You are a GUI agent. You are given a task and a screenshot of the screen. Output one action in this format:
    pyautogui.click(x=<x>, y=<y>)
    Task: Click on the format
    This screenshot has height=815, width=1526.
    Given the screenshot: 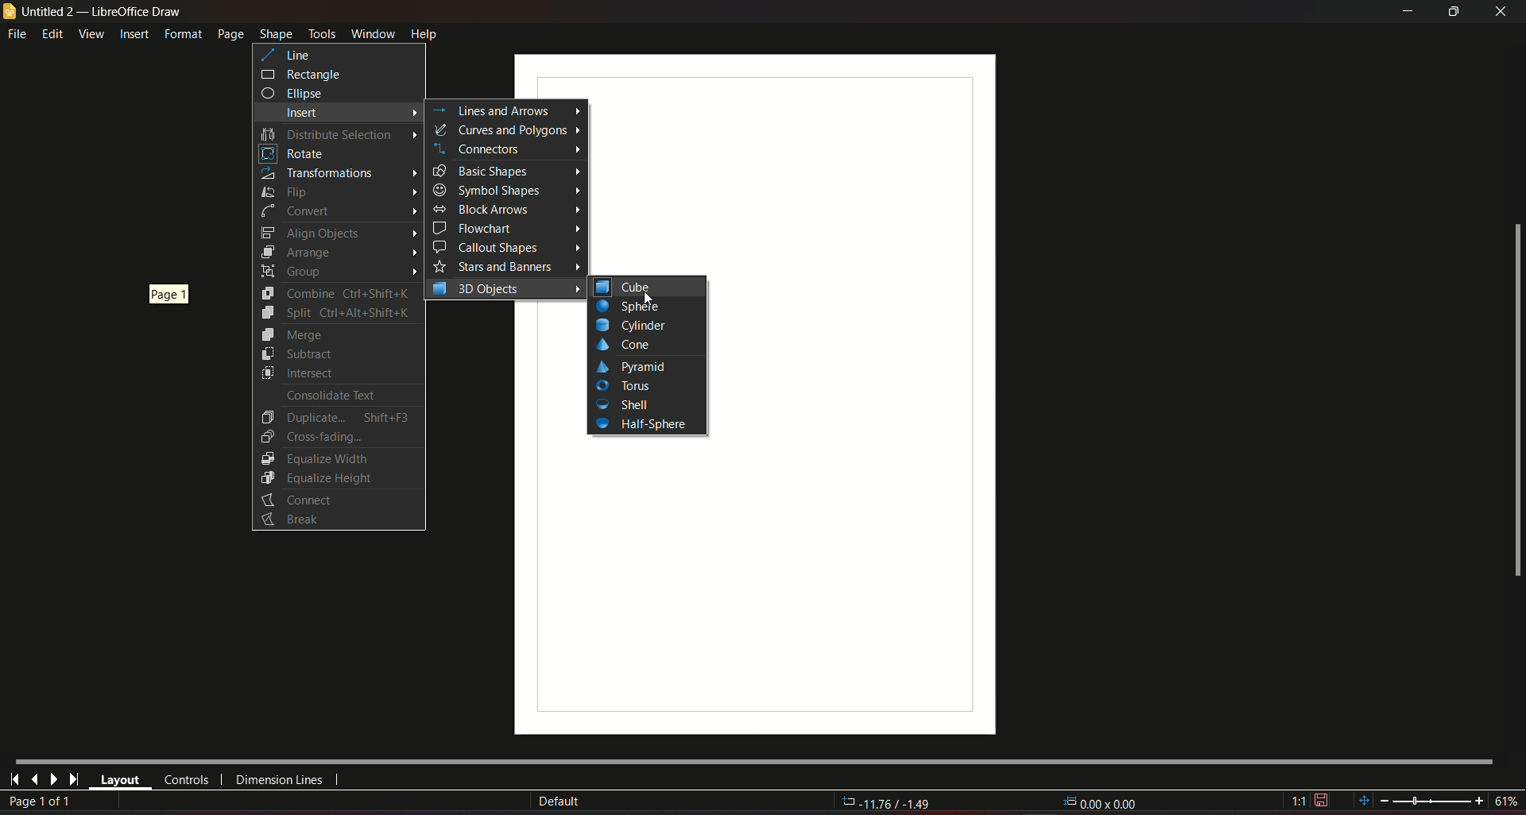 What is the action you would take?
    pyautogui.click(x=181, y=34)
    